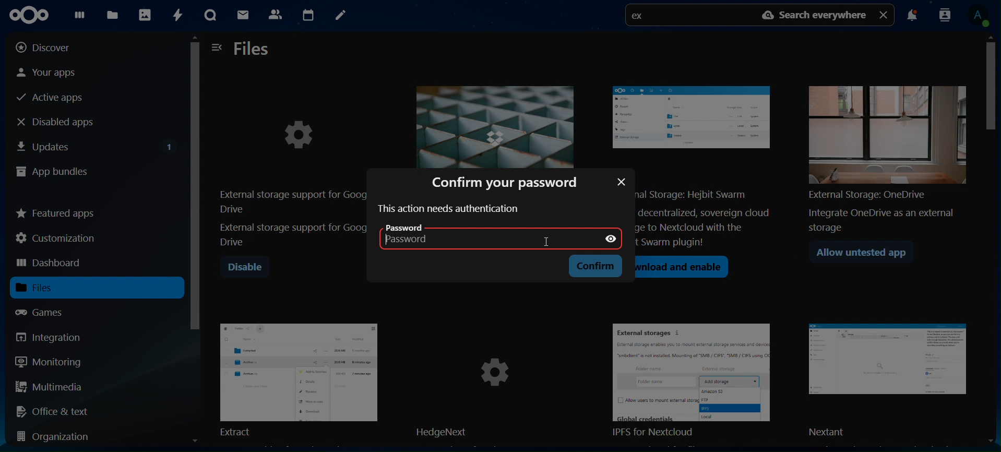  Describe the element at coordinates (610, 239) in the screenshot. I see `show password` at that location.